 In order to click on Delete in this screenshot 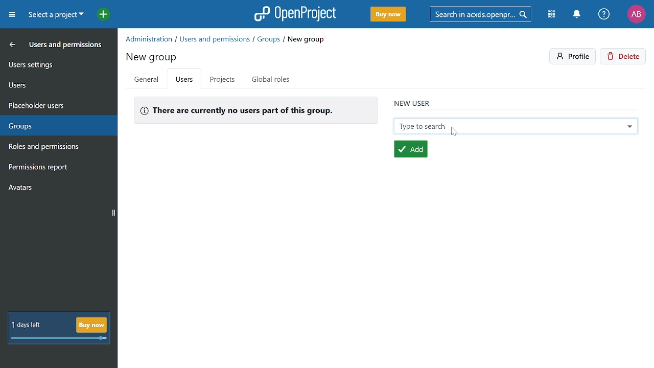, I will do `click(624, 57)`.